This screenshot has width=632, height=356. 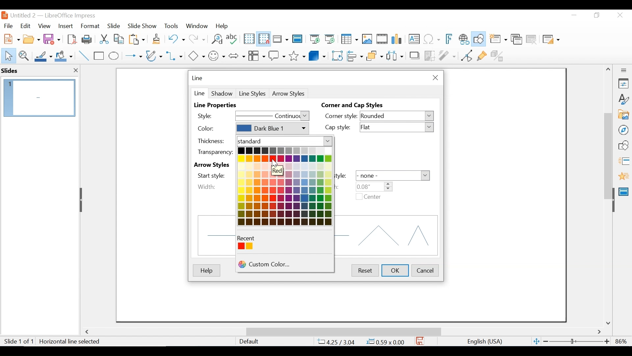 What do you see at coordinates (264, 39) in the screenshot?
I see `Snap as Grid` at bounding box center [264, 39].